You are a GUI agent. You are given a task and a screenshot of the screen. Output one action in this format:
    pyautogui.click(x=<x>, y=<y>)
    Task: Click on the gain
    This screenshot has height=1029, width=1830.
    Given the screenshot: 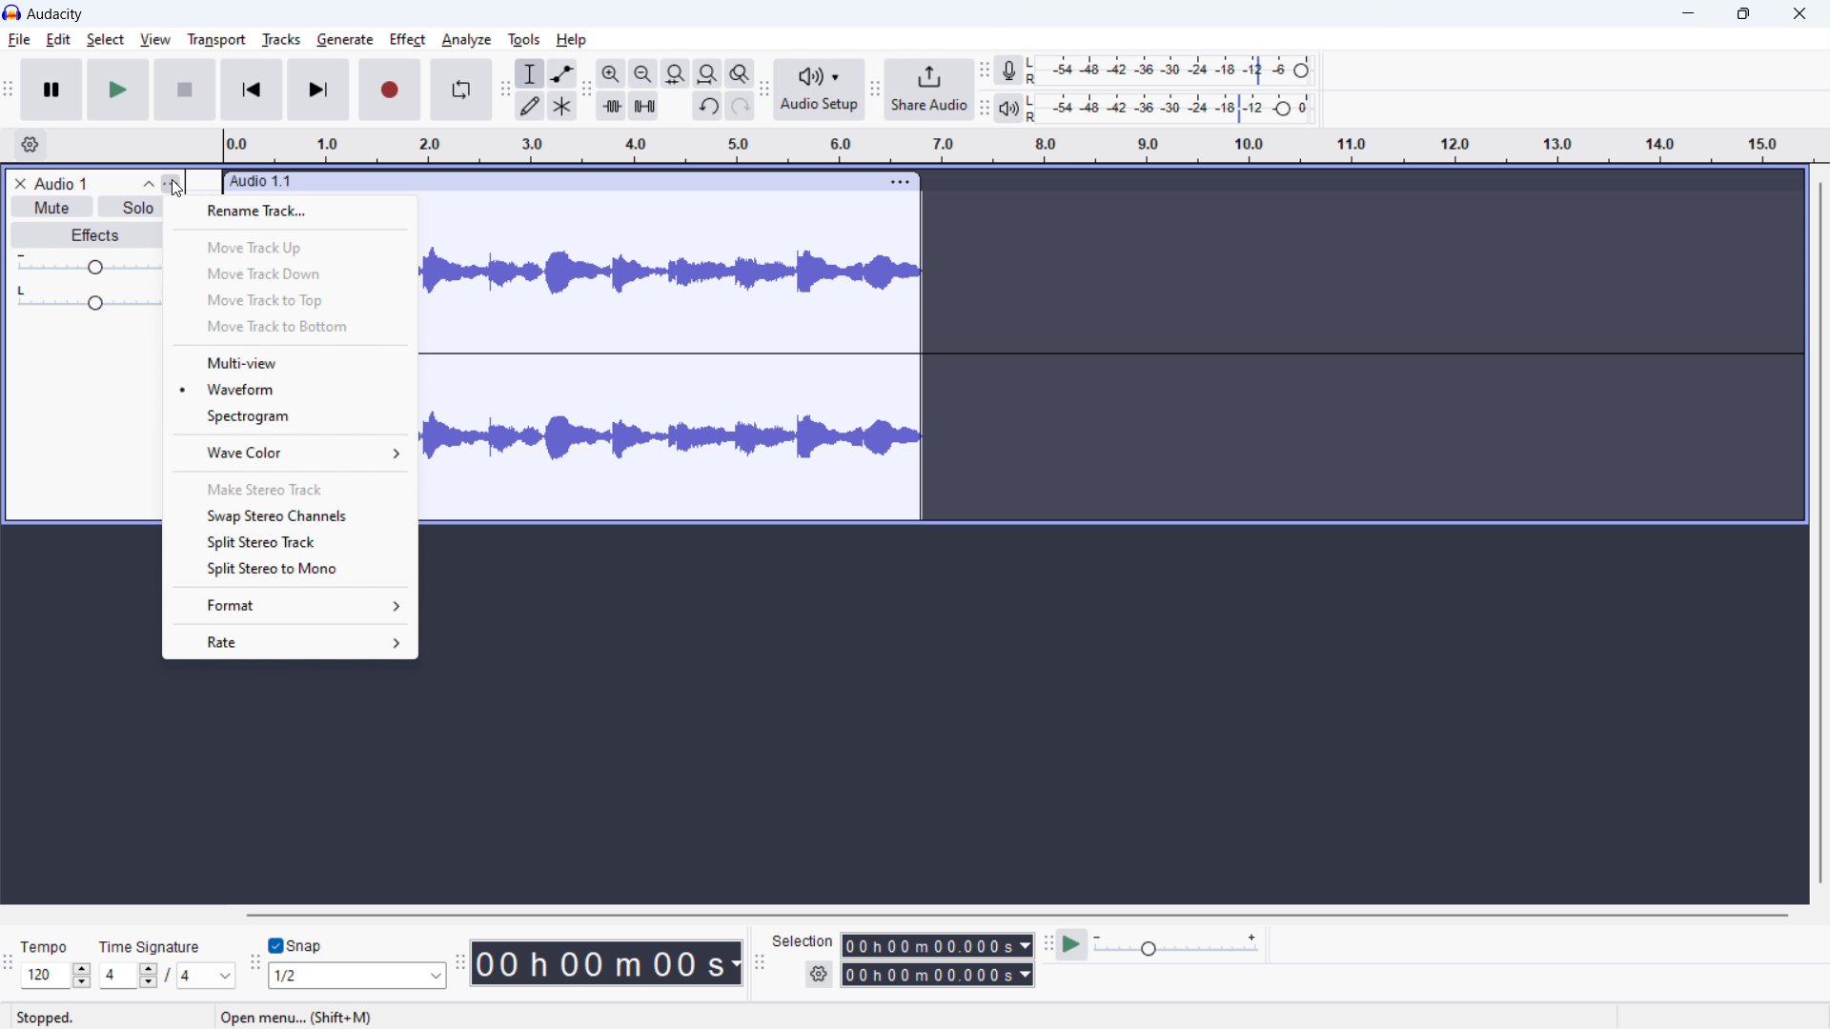 What is the action you would take?
    pyautogui.click(x=90, y=264)
    